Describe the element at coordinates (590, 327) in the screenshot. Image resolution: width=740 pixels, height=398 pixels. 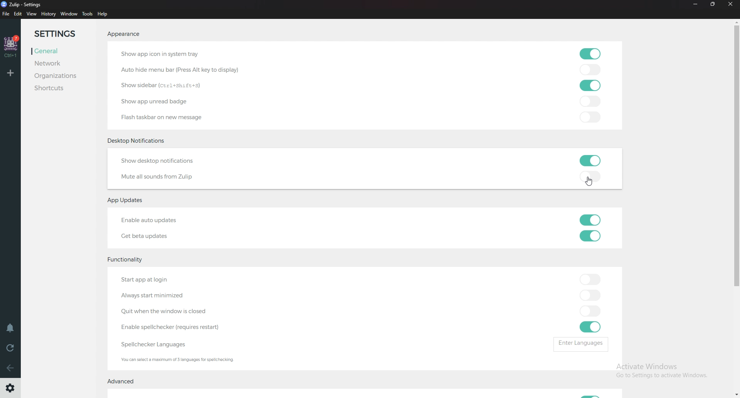
I see `toggle` at that location.